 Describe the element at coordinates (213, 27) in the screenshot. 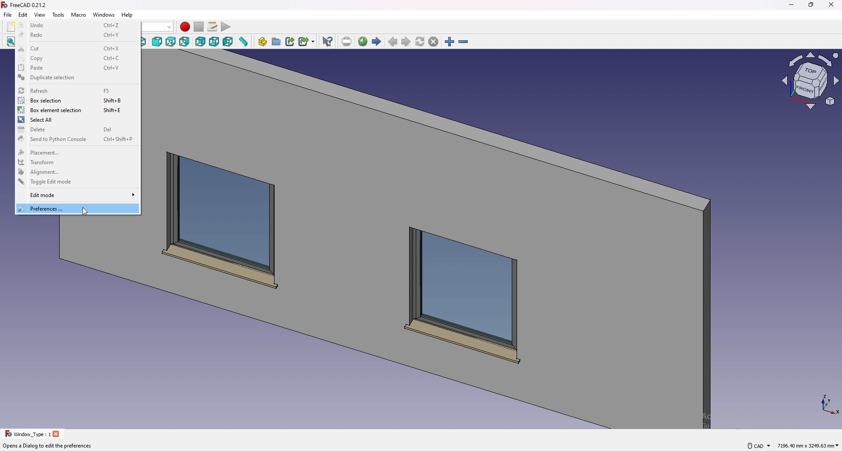

I see `macros` at that location.